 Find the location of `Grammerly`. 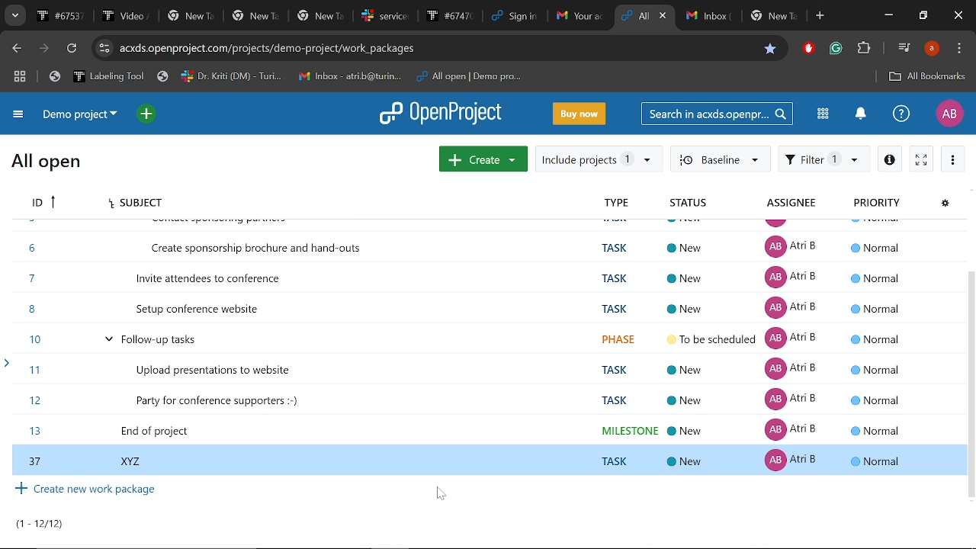

Grammerly is located at coordinates (836, 50).